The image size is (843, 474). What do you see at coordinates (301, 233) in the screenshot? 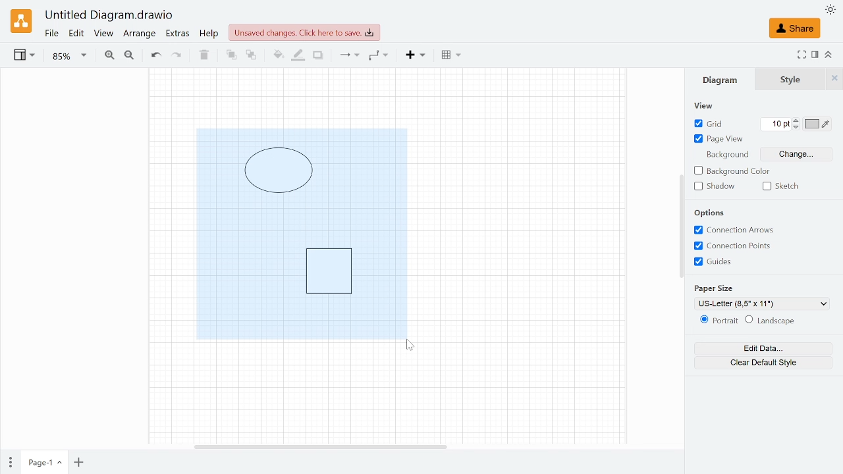
I see `Diagrams` at bounding box center [301, 233].